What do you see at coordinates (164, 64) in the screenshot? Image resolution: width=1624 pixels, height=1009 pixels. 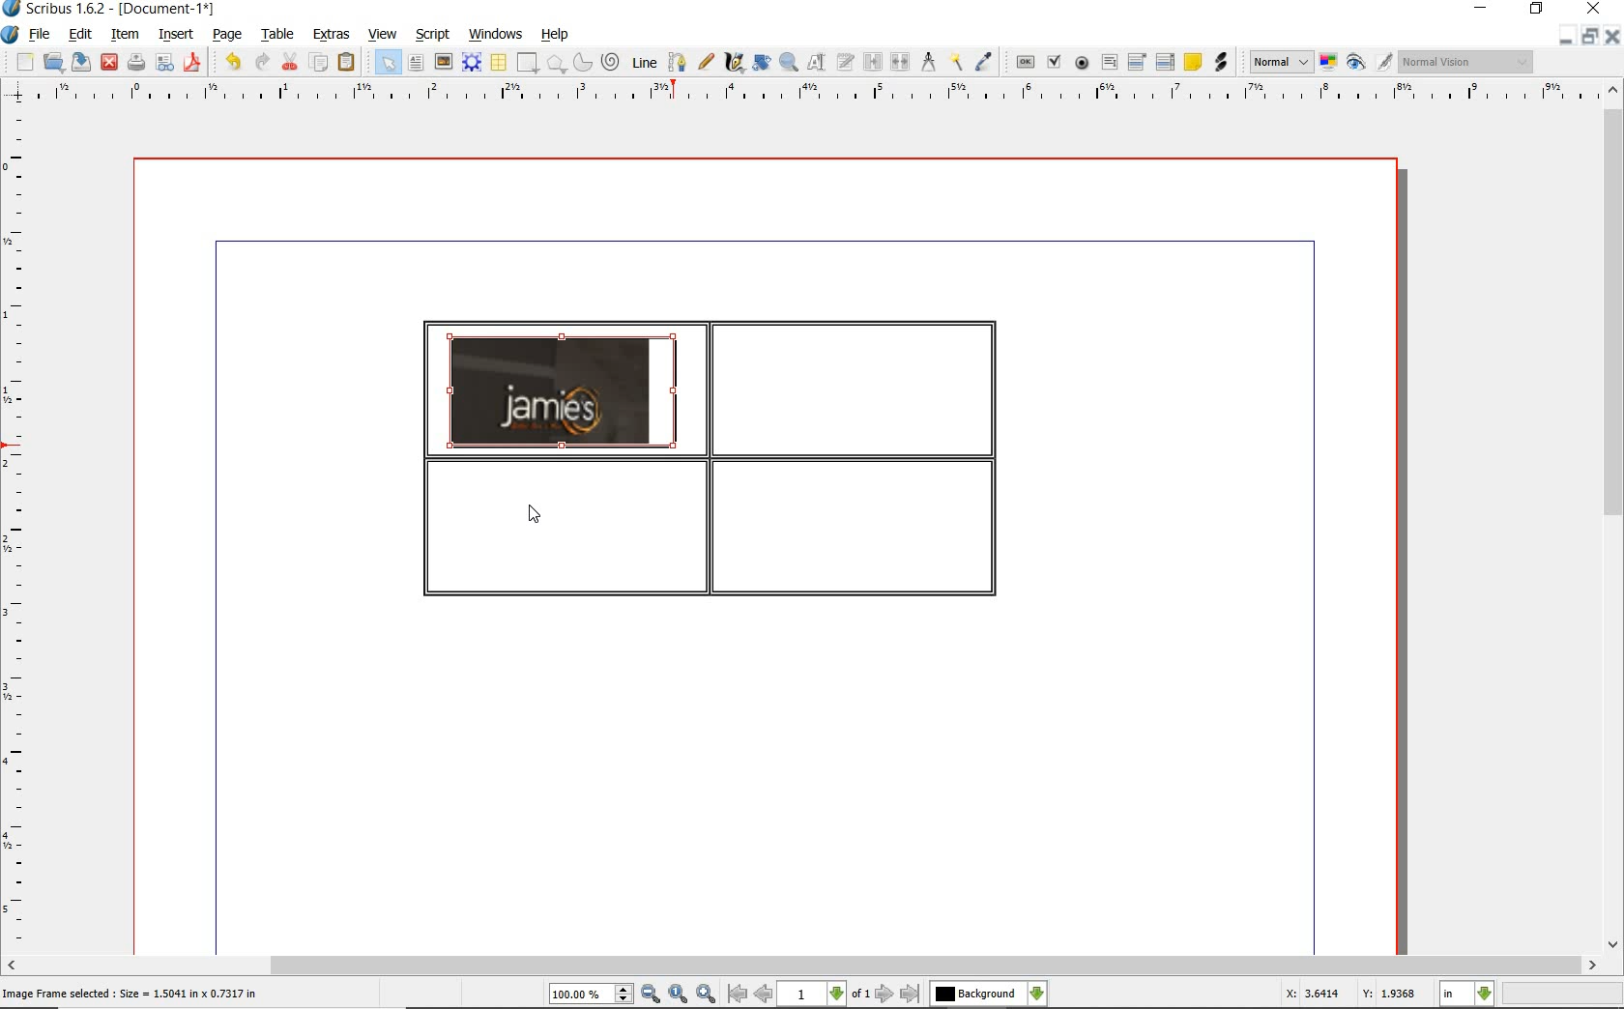 I see `preflight verifier` at bounding box center [164, 64].